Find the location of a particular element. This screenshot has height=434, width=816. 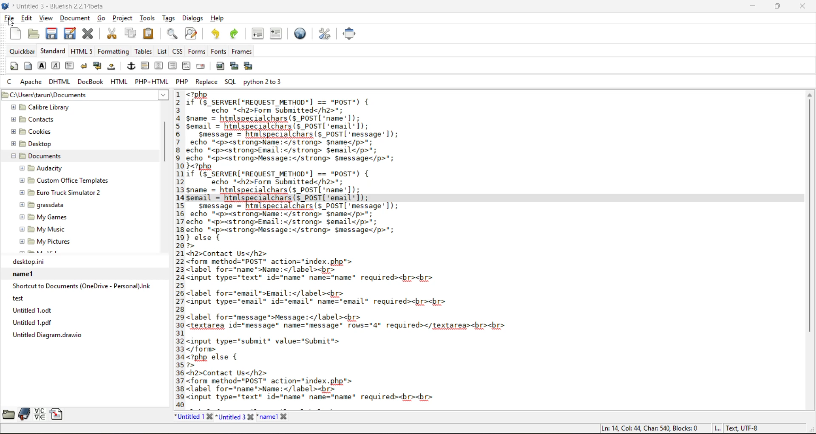

edit is located at coordinates (27, 19).